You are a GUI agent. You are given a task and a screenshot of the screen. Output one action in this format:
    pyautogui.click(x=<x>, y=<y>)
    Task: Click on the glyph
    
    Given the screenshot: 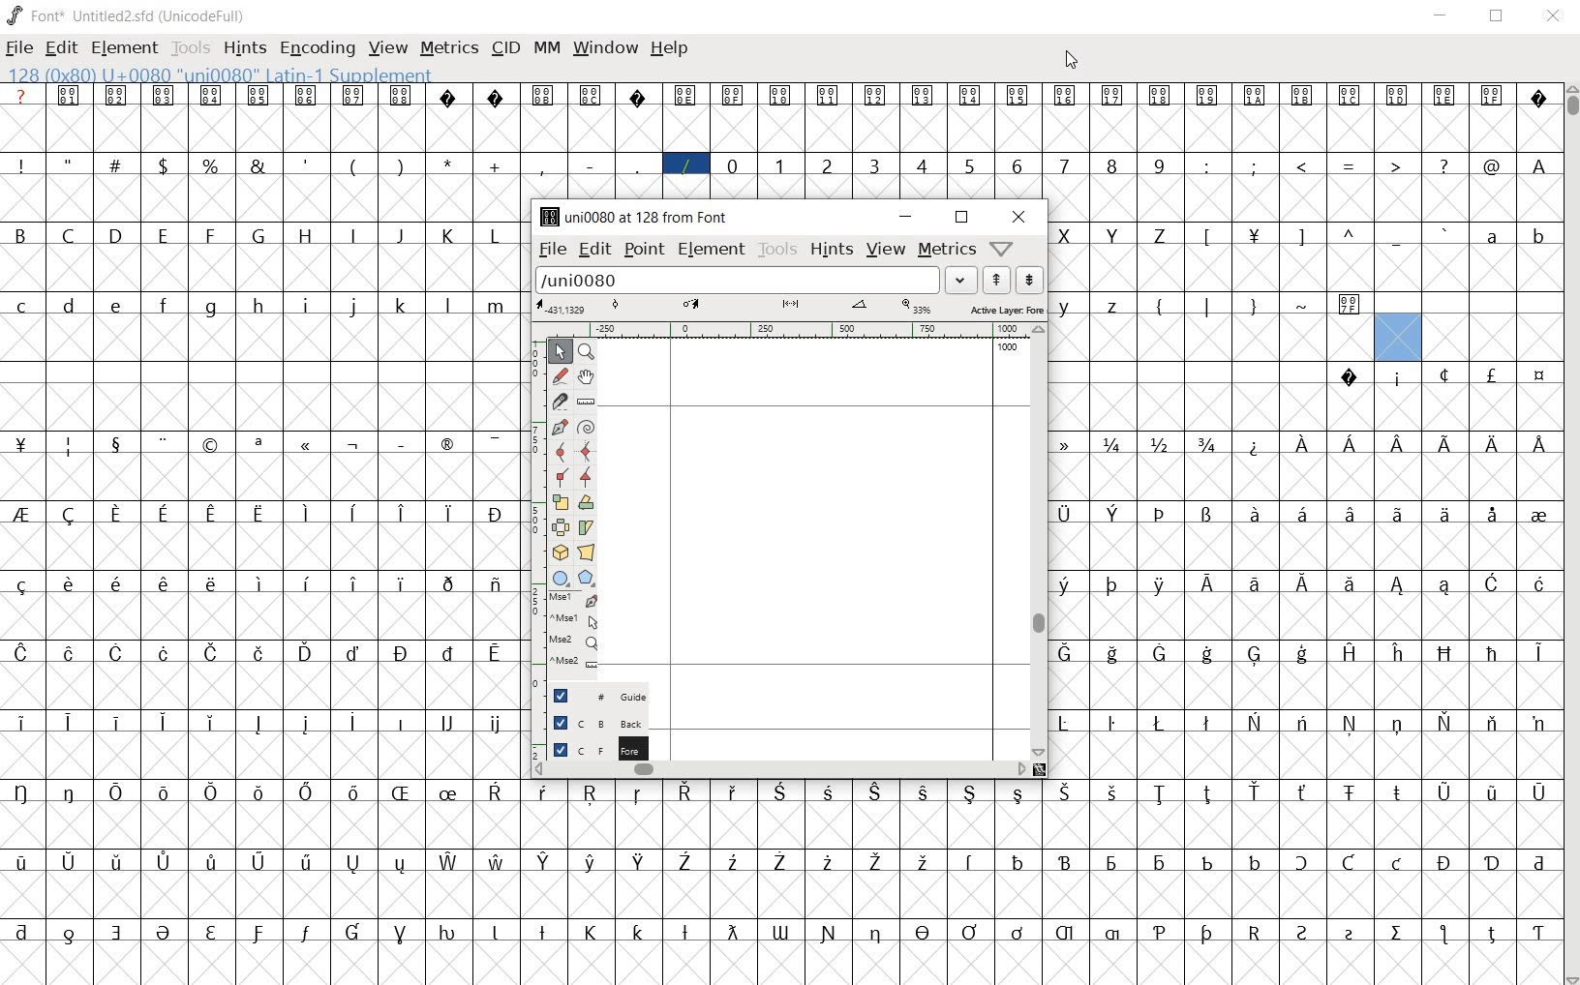 What is the action you would take?
    pyautogui.click(x=926, y=793)
    